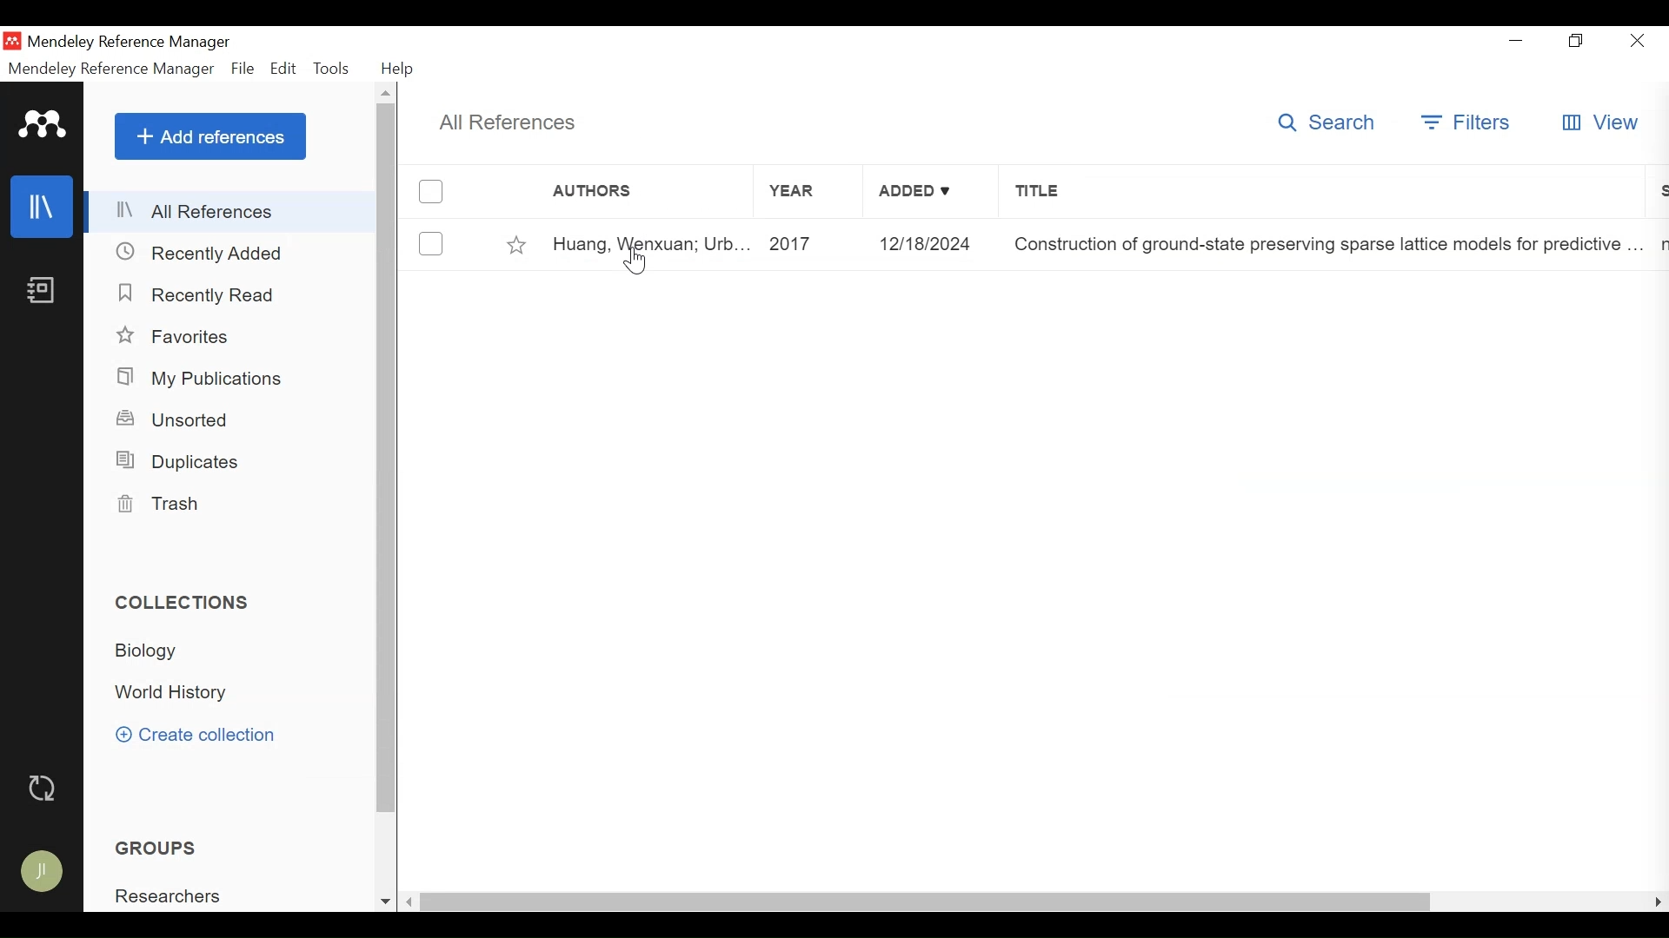 The width and height of the screenshot is (1669, 938). What do you see at coordinates (175, 693) in the screenshot?
I see `world history` at bounding box center [175, 693].